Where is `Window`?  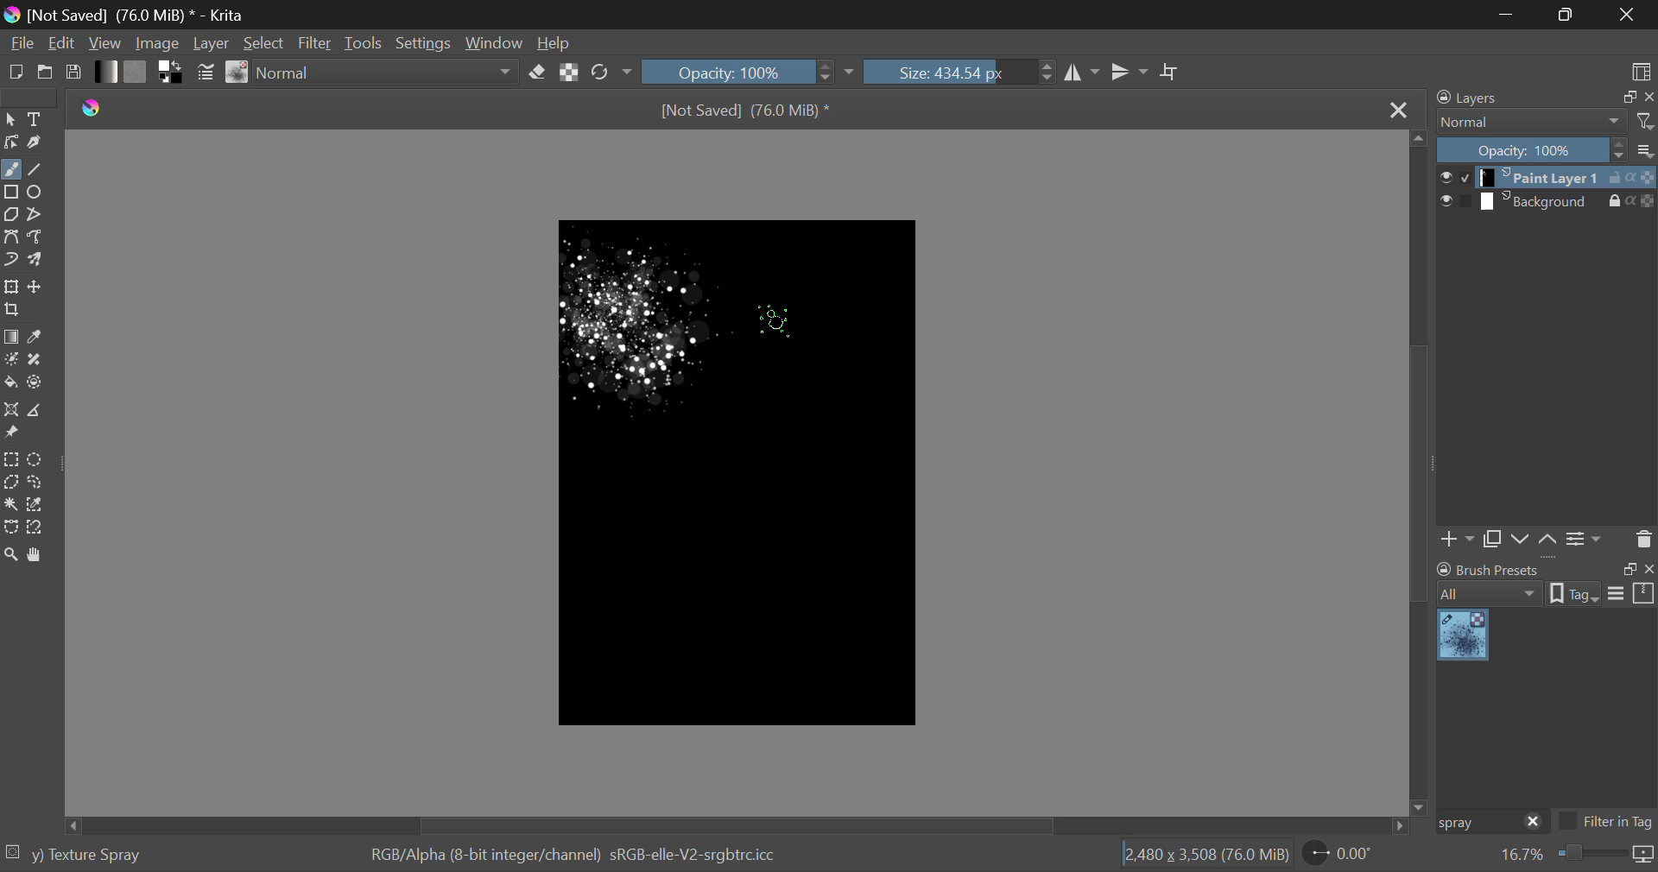
Window is located at coordinates (497, 41).